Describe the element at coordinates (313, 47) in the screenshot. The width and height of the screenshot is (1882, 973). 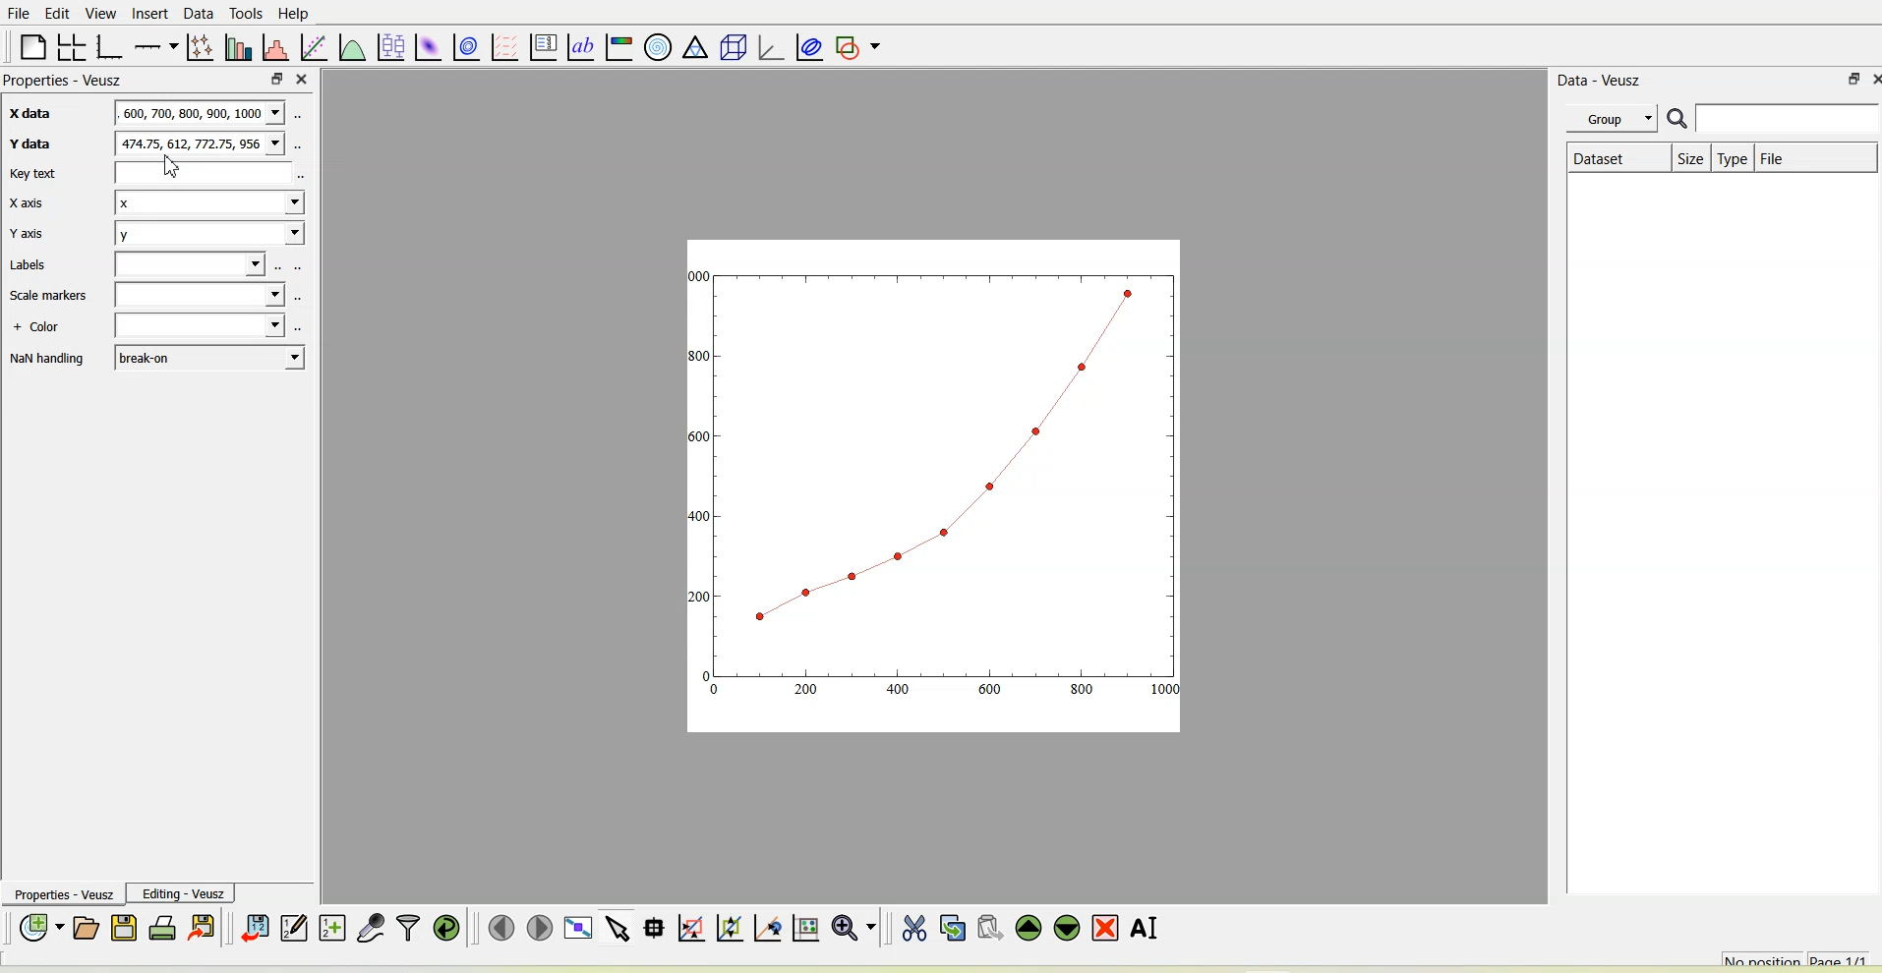
I see `fit a function to data` at that location.